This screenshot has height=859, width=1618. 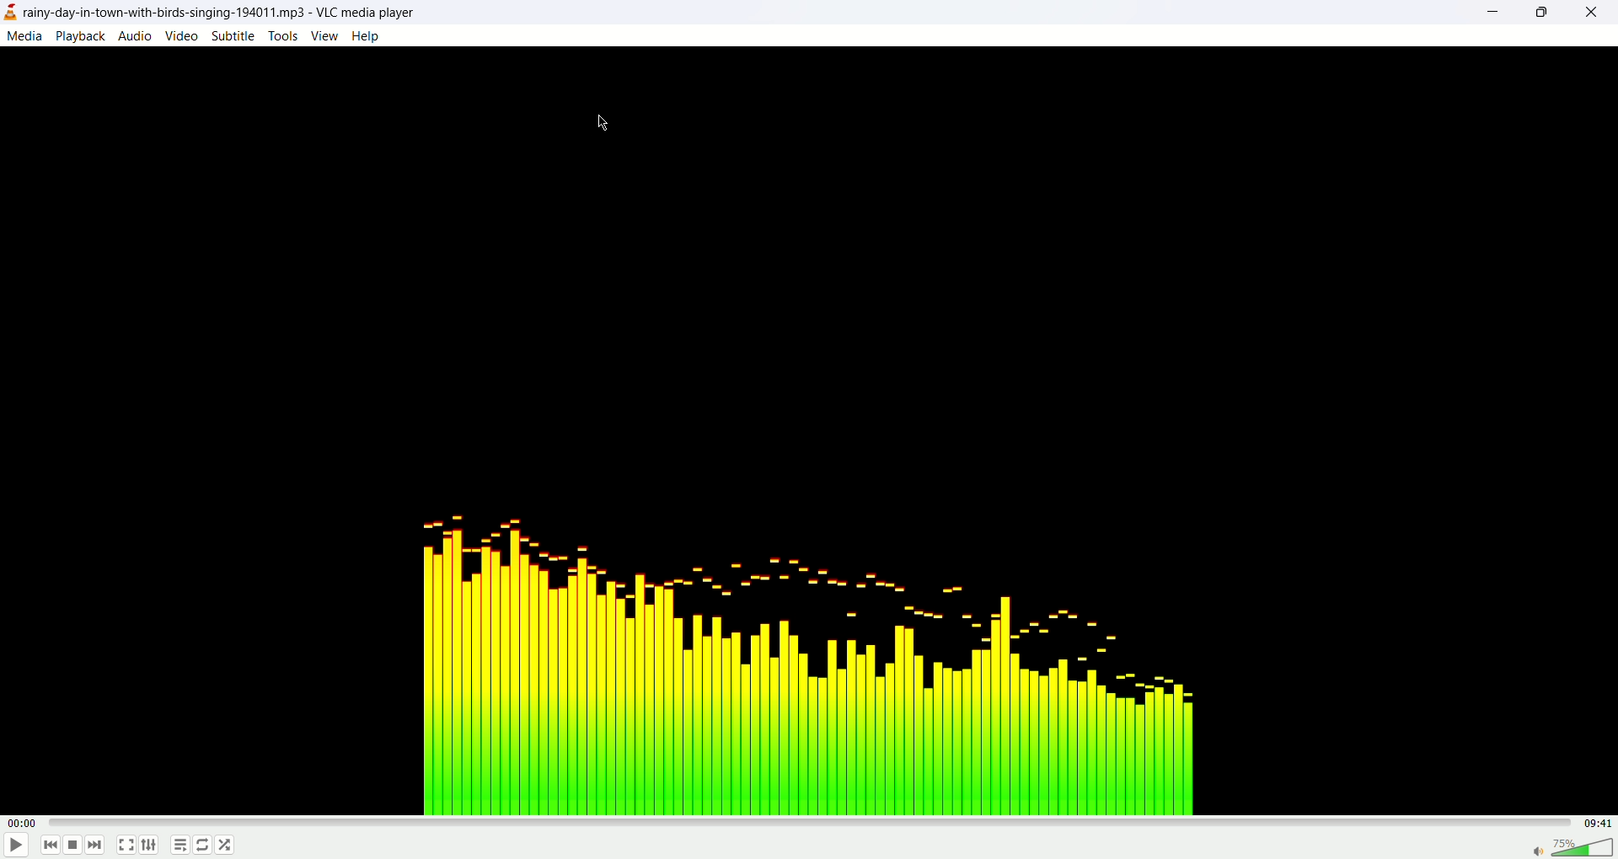 I want to click on fullscreen, so click(x=126, y=846).